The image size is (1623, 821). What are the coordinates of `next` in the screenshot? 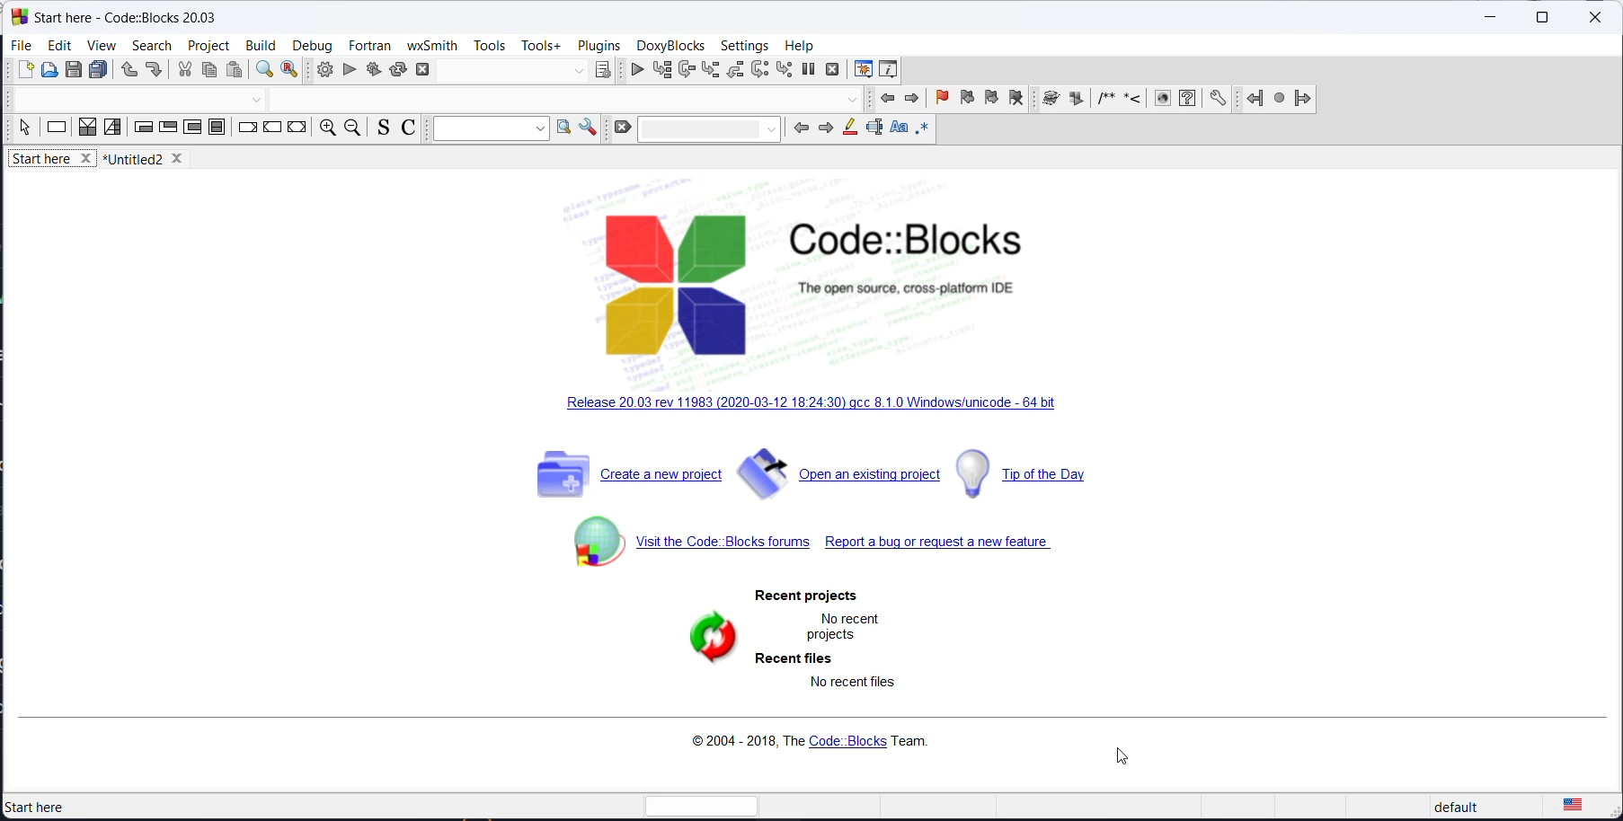 It's located at (912, 99).